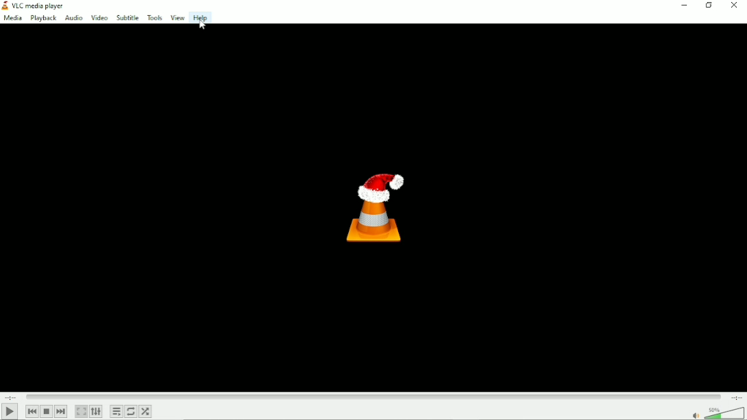 The image size is (747, 420). I want to click on Video, so click(100, 18).